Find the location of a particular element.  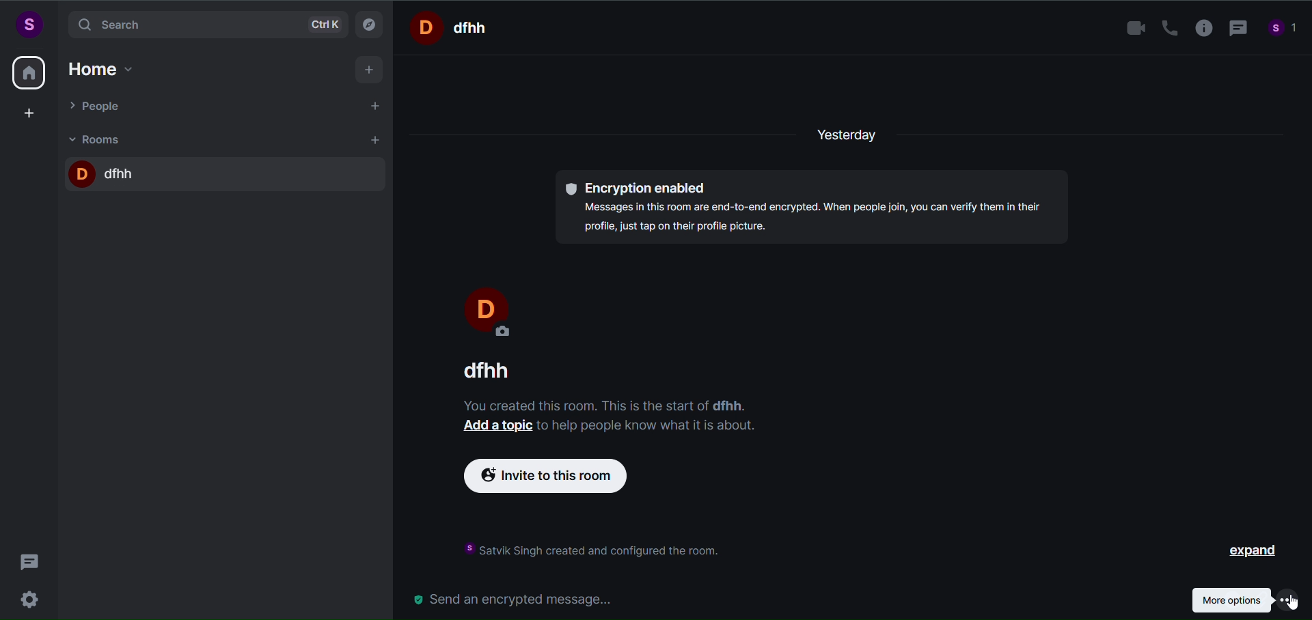

text is located at coordinates (648, 427).